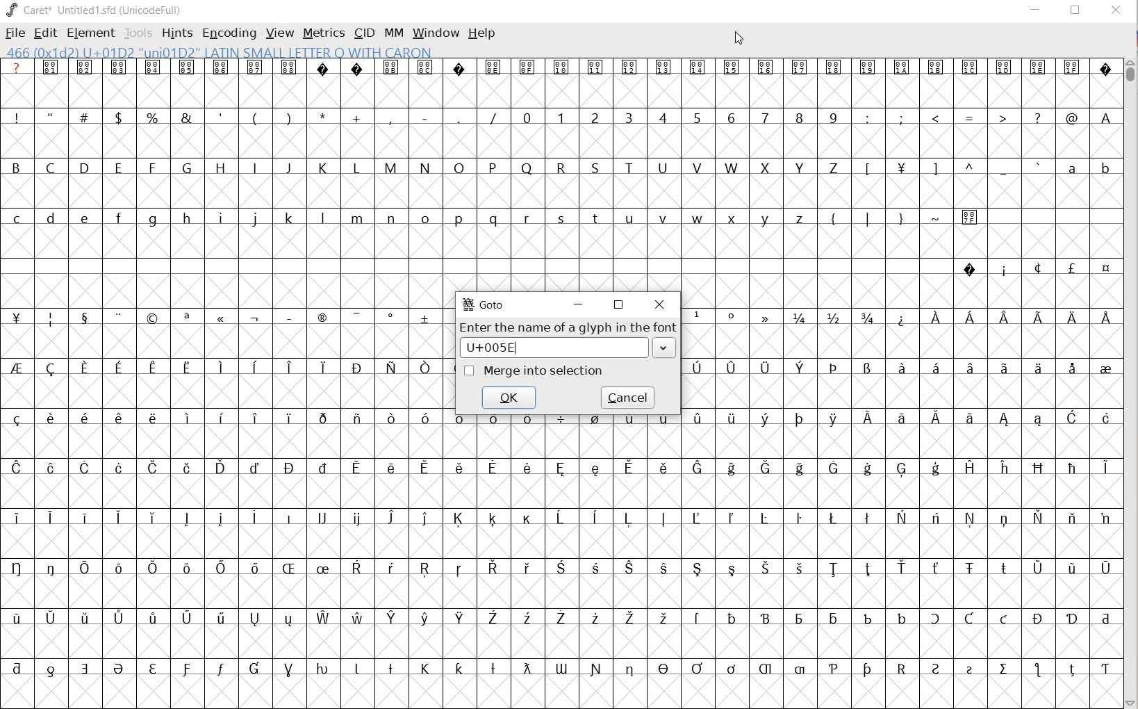 The image size is (1138, 709). Describe the element at coordinates (363, 33) in the screenshot. I see `CID` at that location.